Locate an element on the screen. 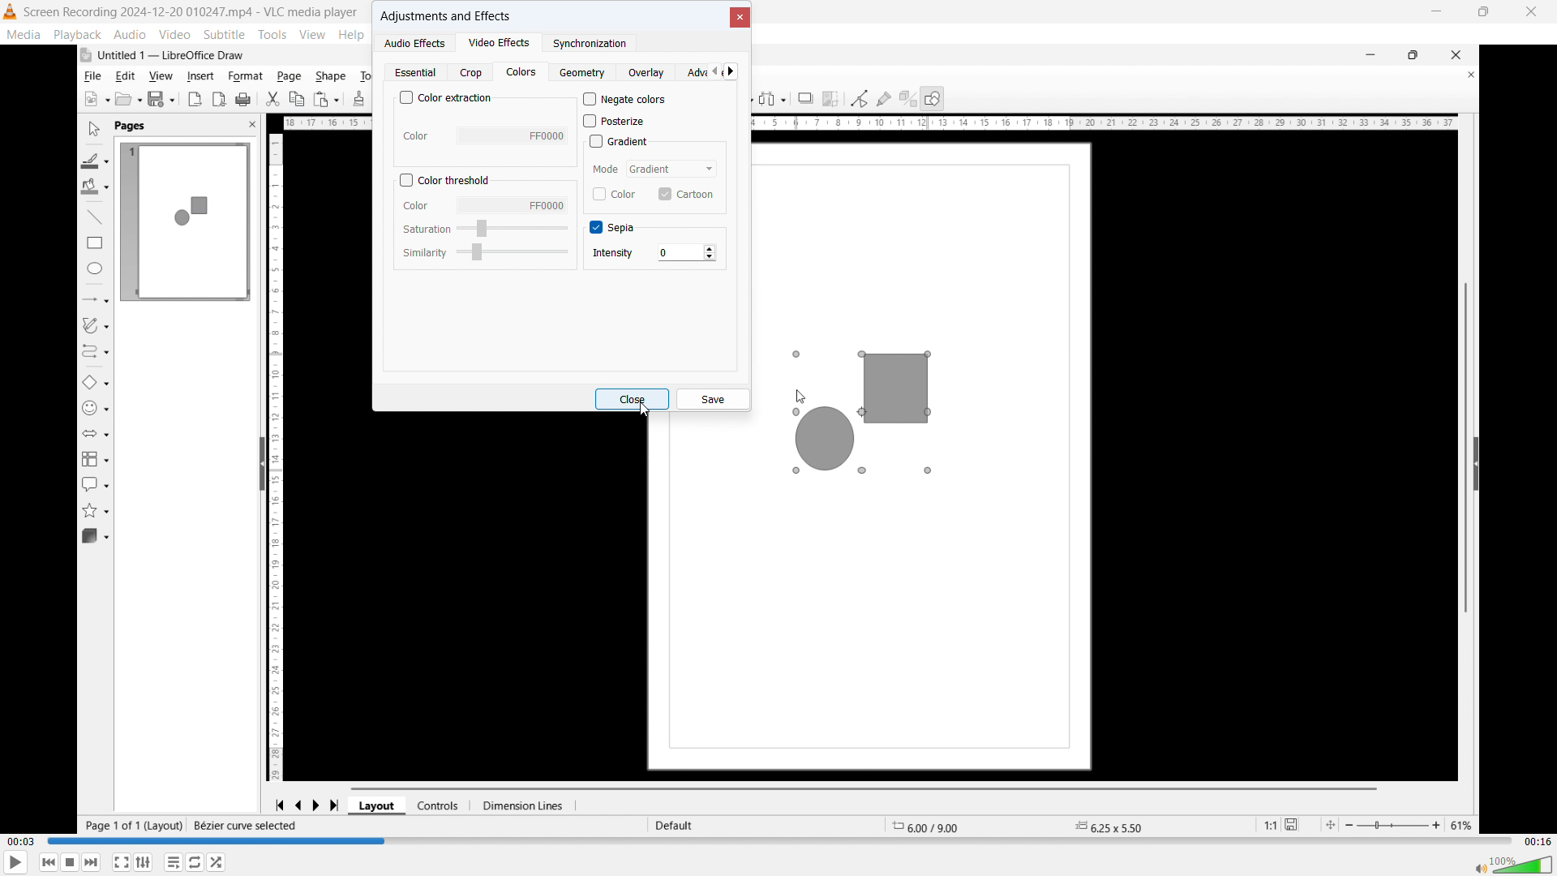 The width and height of the screenshot is (1557, 876). mode is located at coordinates (606, 170).